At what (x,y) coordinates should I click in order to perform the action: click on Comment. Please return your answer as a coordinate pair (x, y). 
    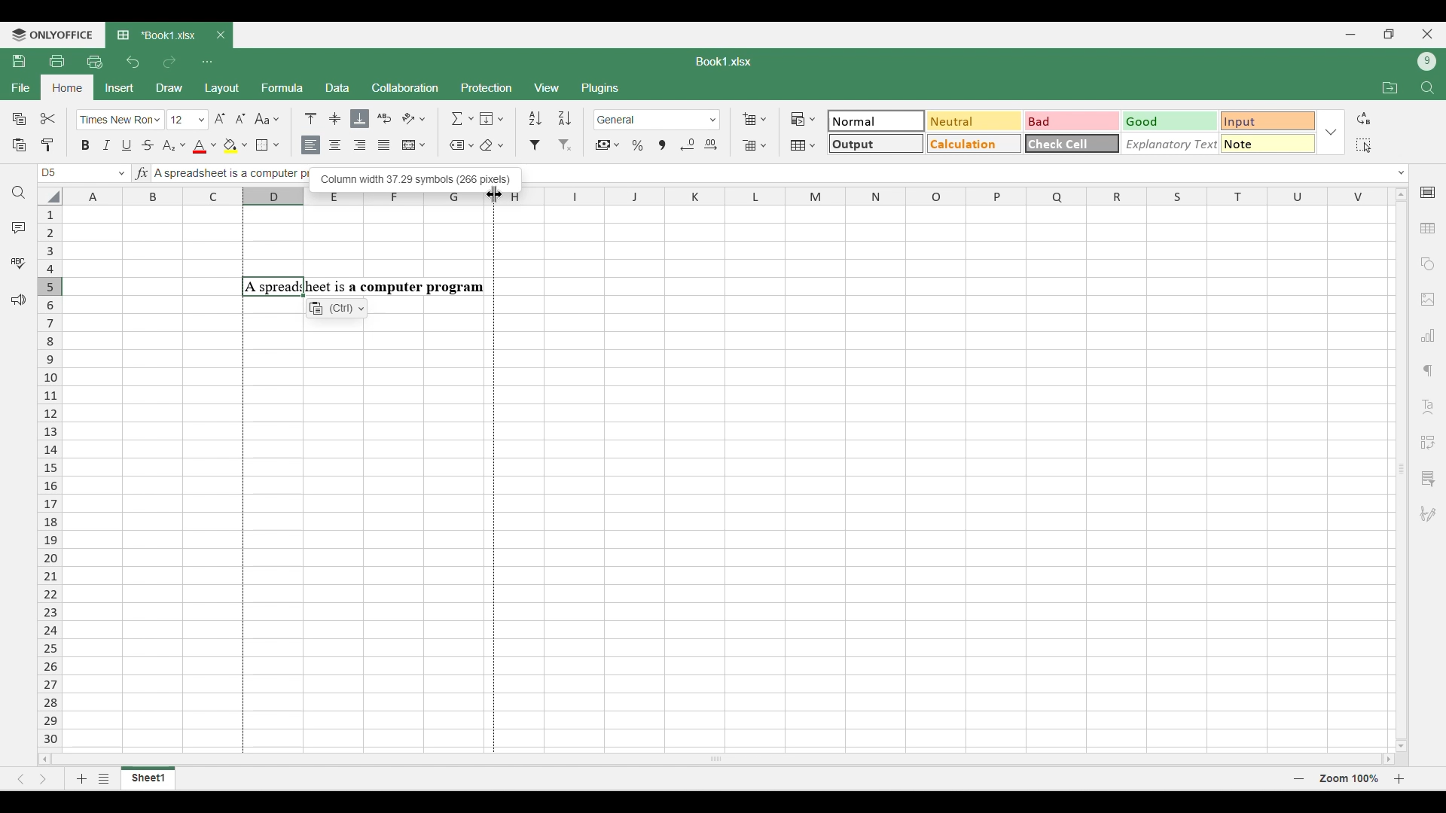
    Looking at the image, I should click on (19, 227).